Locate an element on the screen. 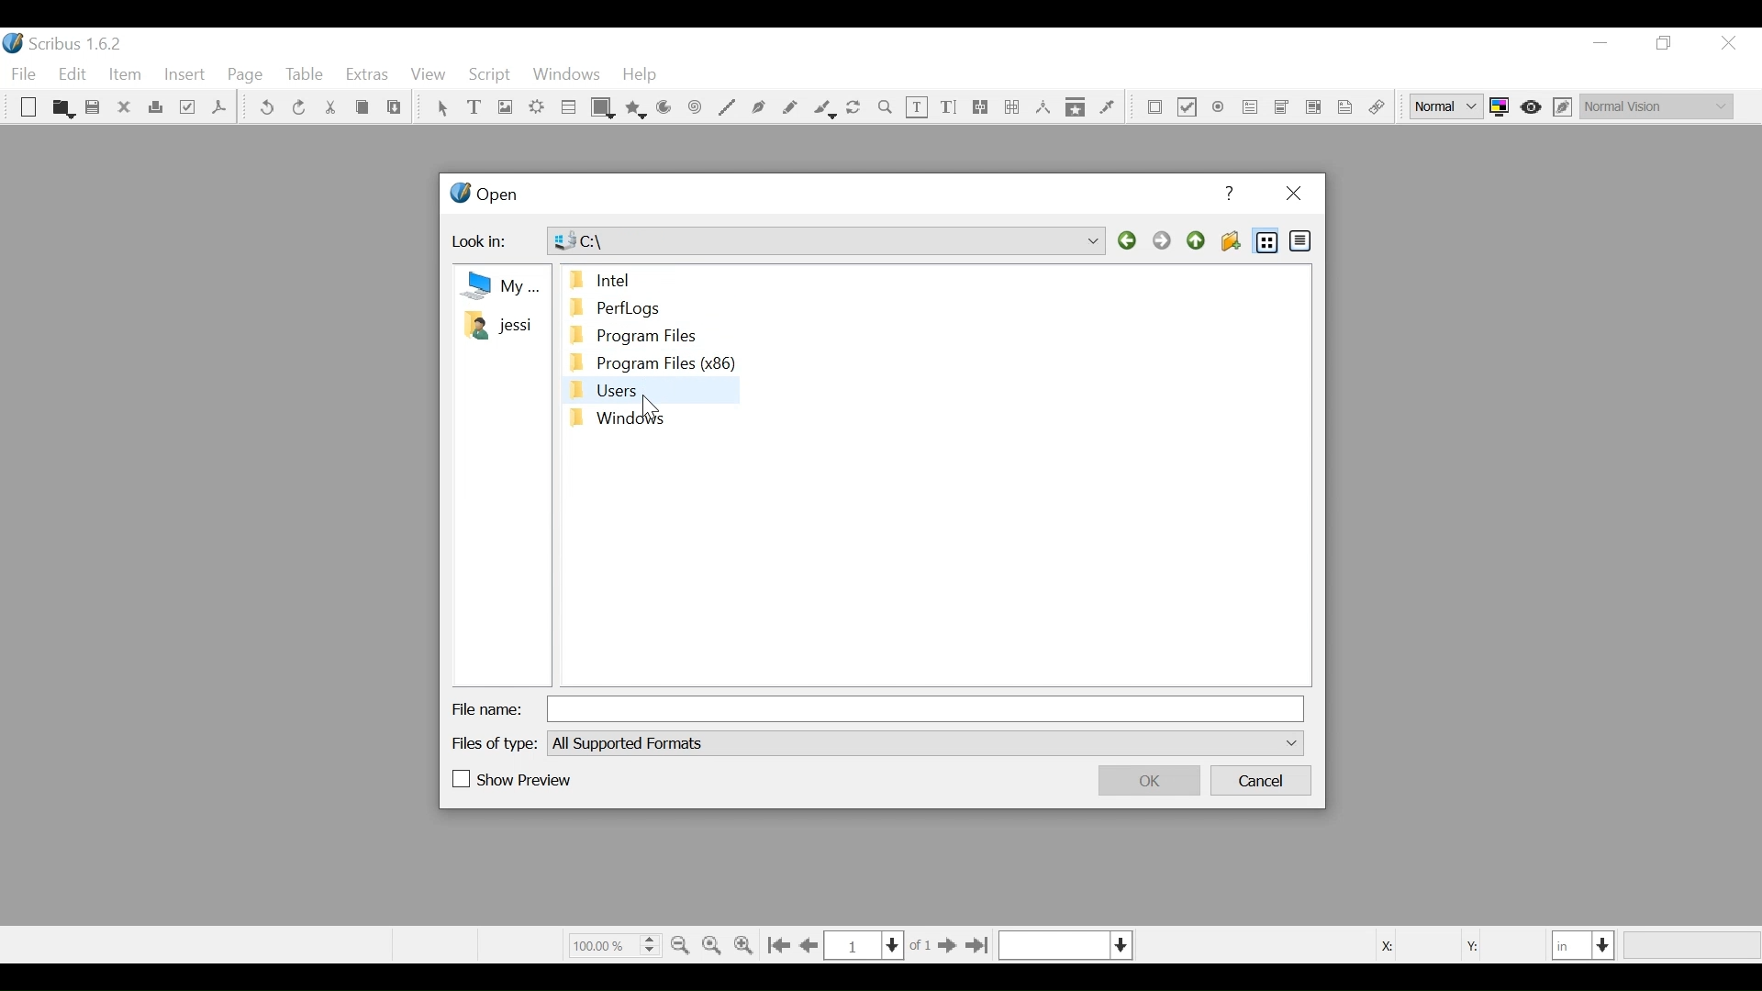  Parent Directory is located at coordinates (1198, 240).